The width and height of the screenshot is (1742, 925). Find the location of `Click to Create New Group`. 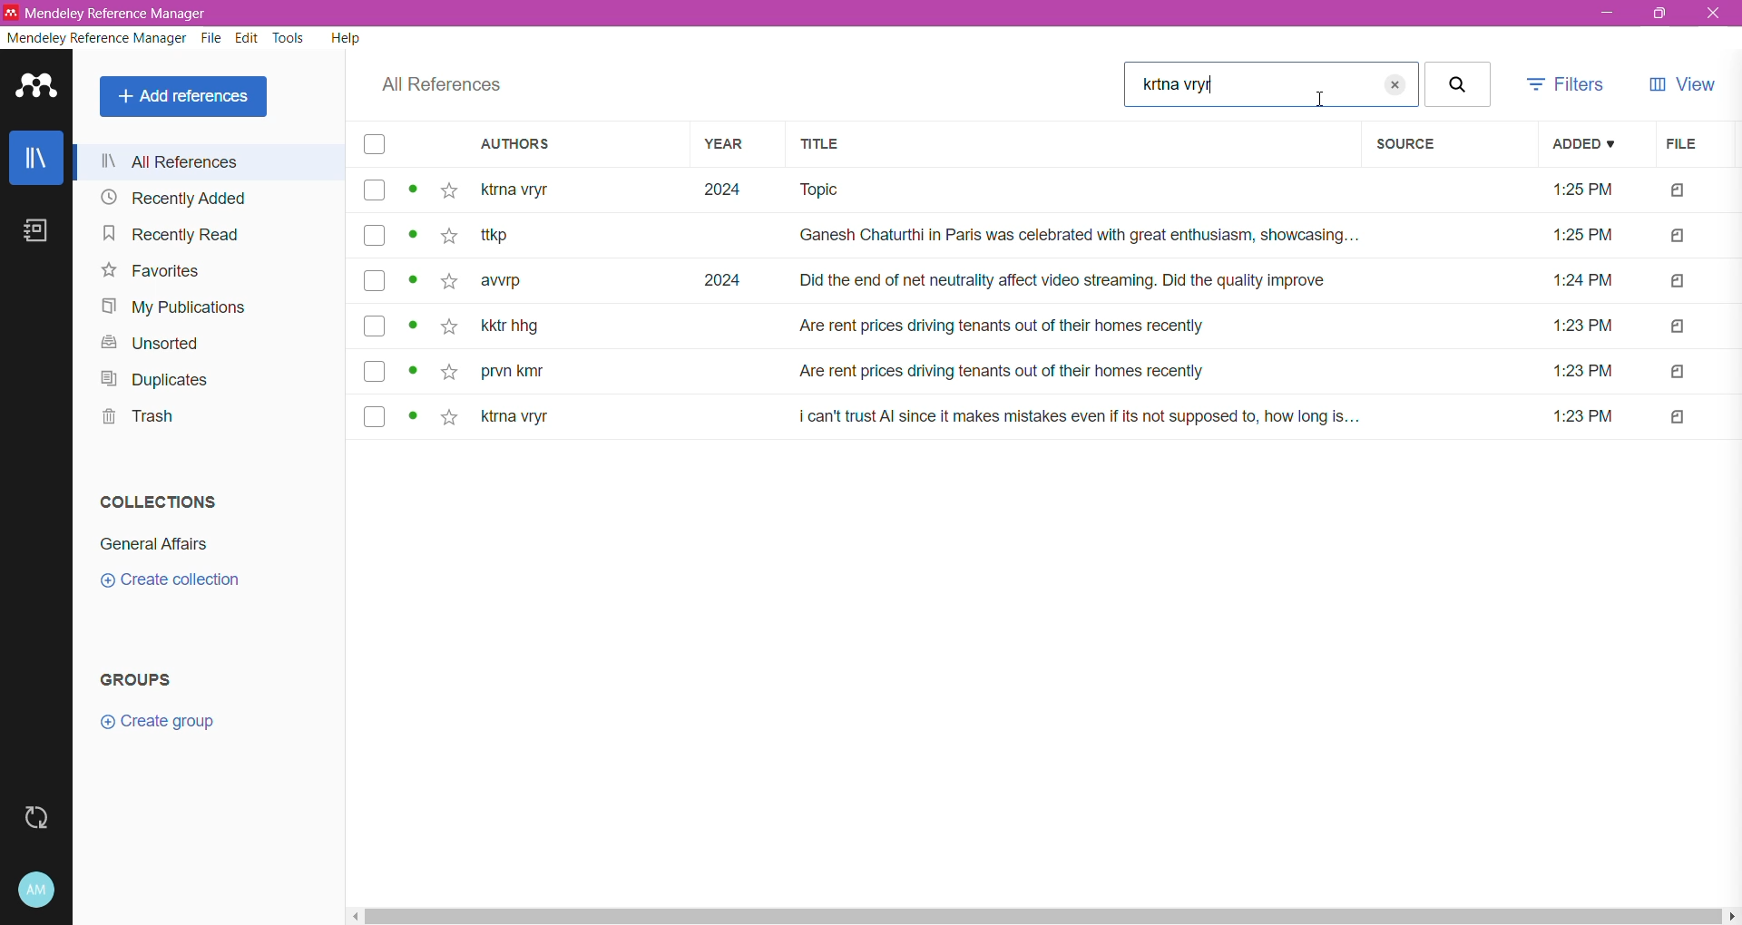

Click to Create New Group is located at coordinates (187, 727).